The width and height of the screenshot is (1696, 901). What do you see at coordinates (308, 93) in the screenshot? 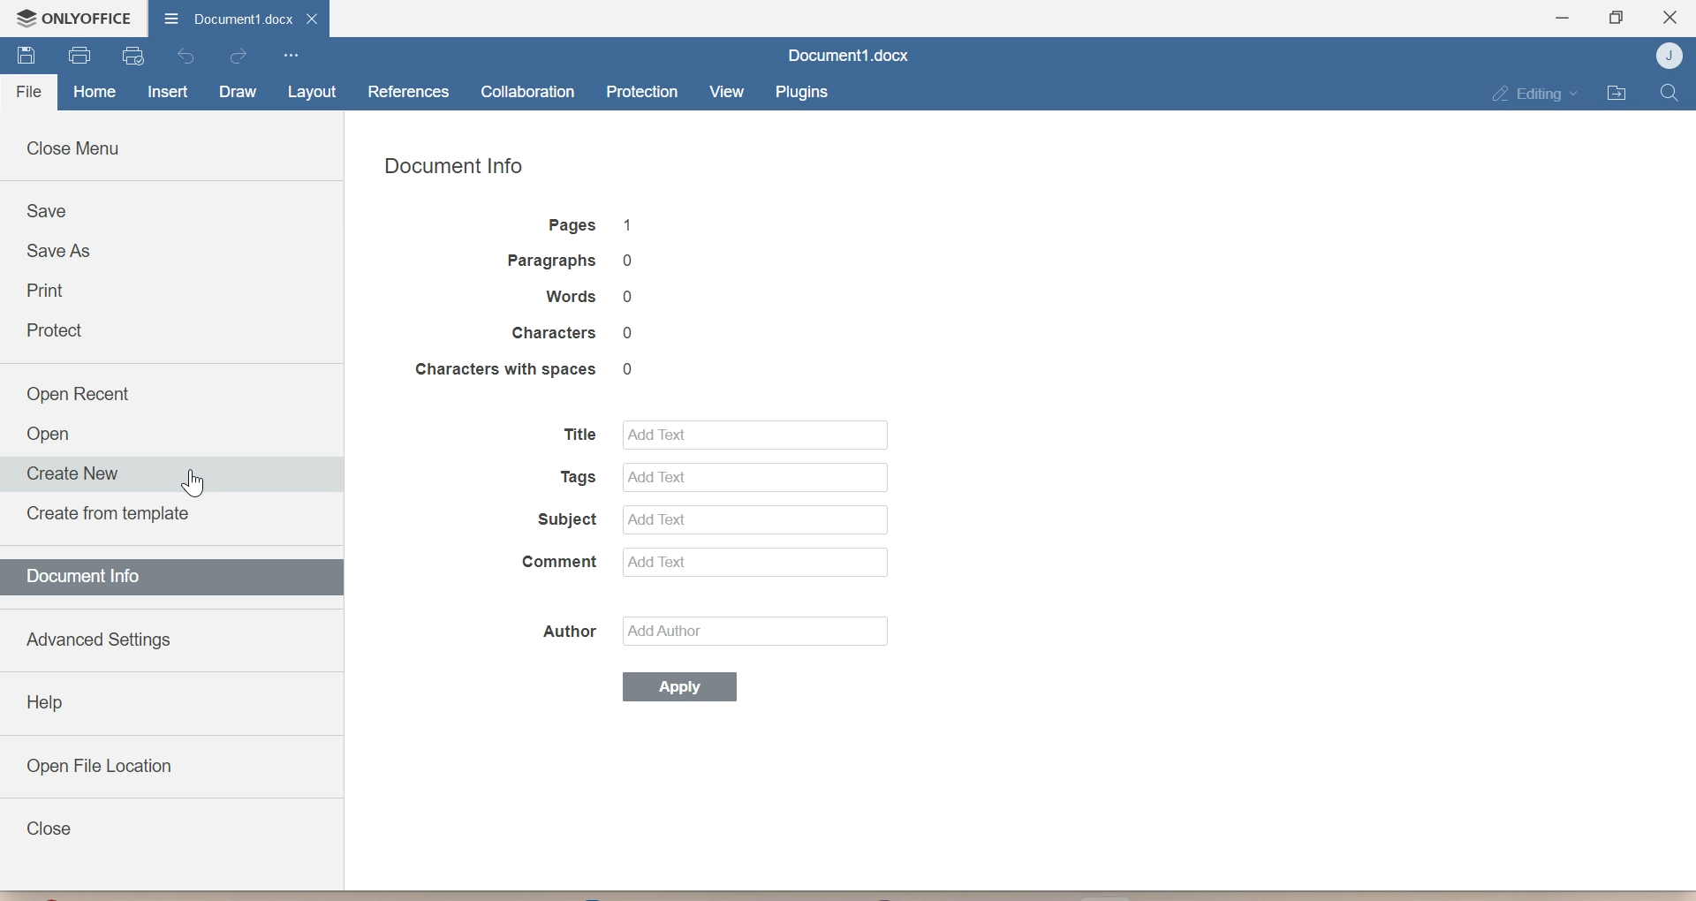
I see `Layout` at bounding box center [308, 93].